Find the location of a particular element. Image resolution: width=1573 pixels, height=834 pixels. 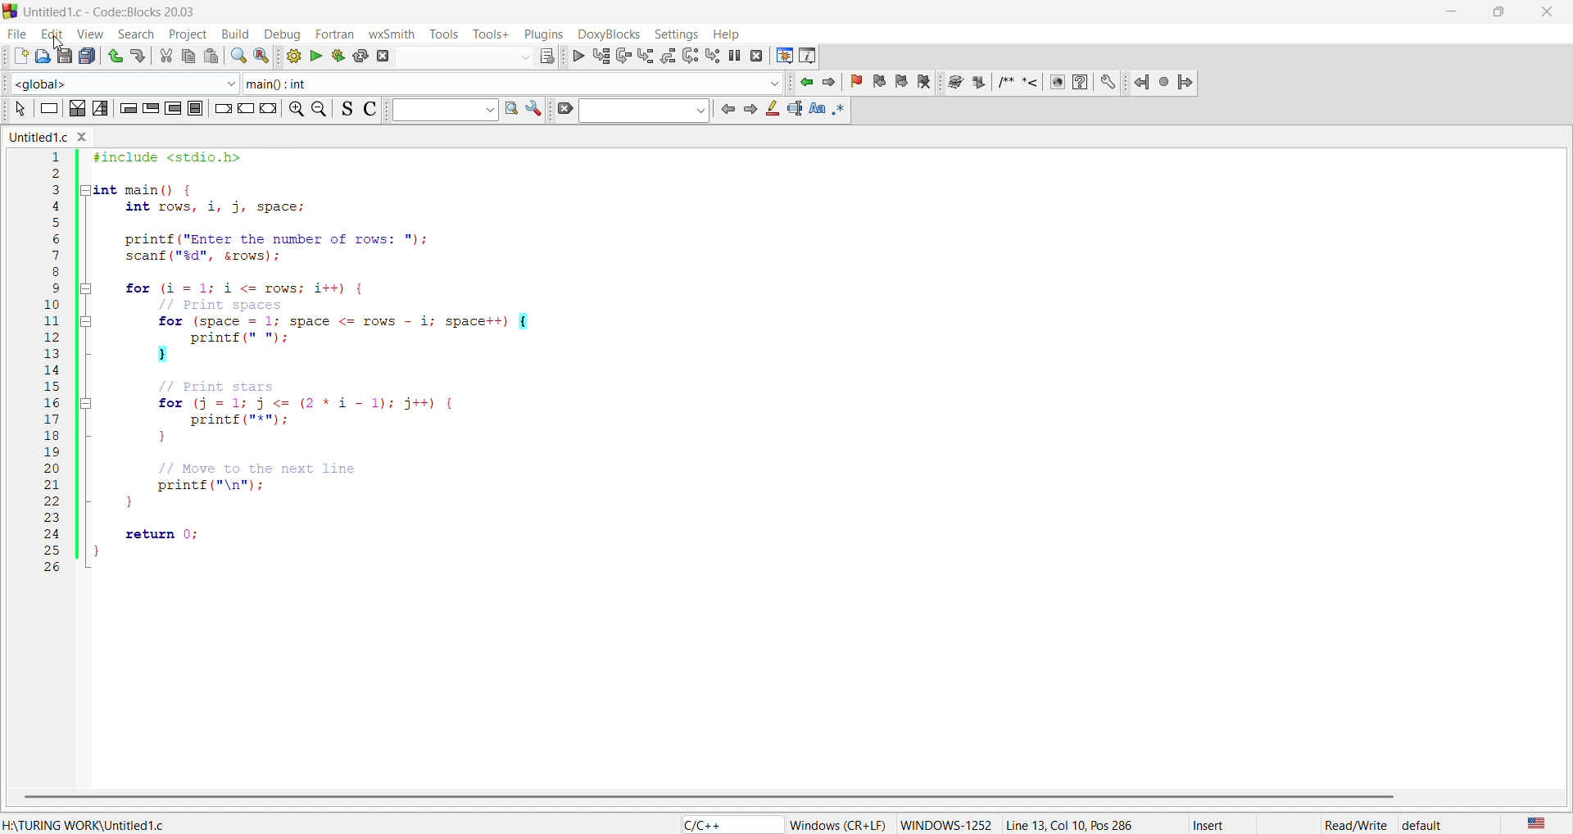

save all is located at coordinates (92, 56).